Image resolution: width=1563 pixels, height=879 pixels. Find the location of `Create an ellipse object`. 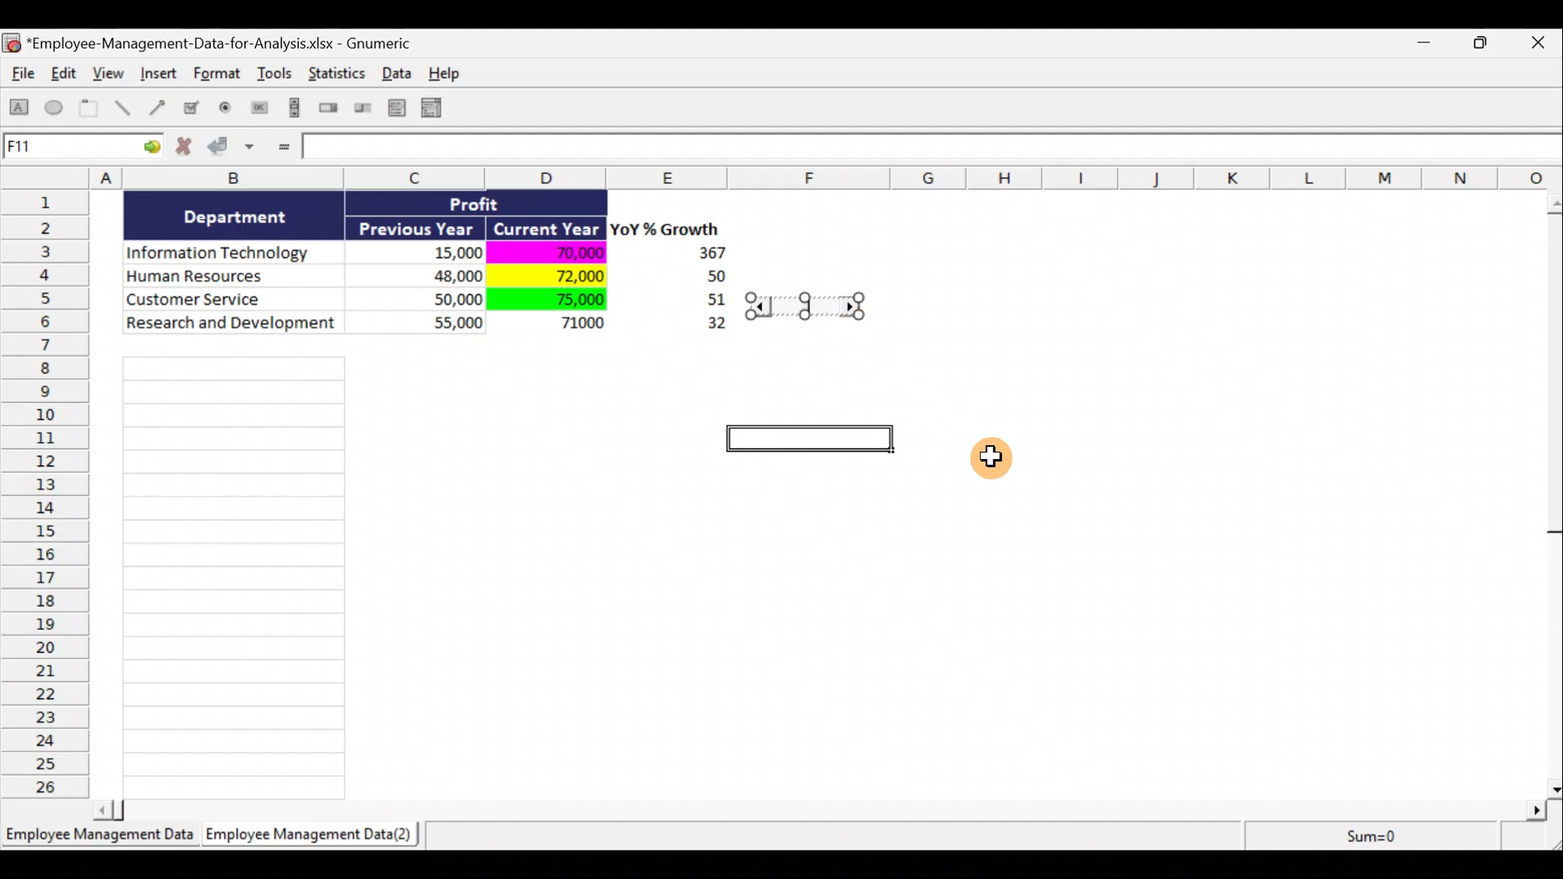

Create an ellipse object is located at coordinates (55, 108).